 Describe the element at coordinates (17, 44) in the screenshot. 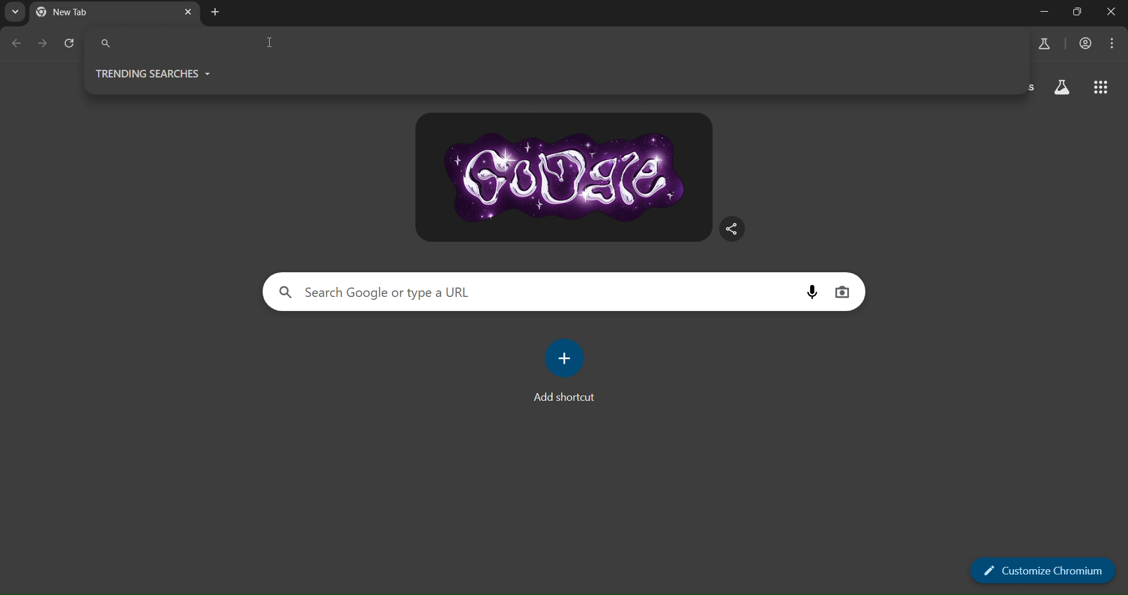

I see `go back one page` at that location.